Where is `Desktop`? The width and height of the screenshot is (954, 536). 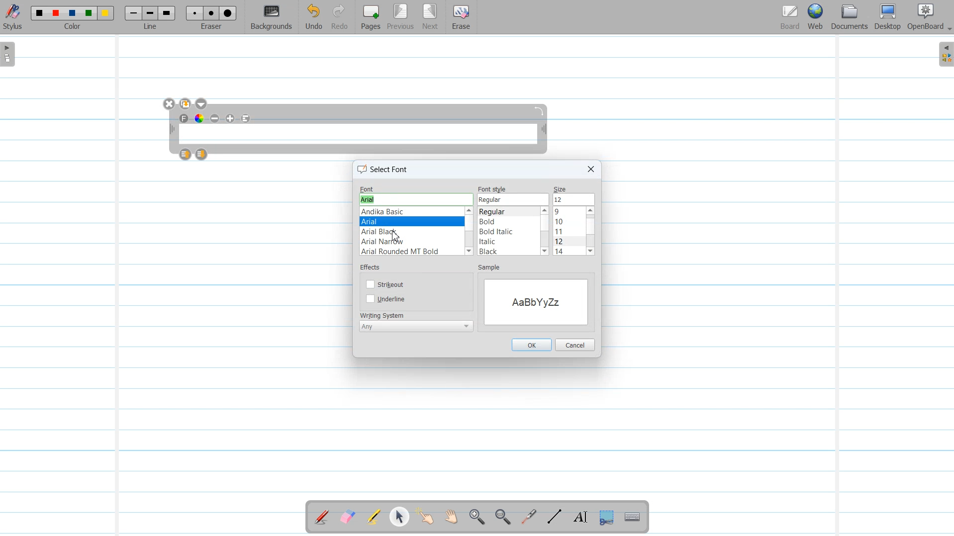
Desktop is located at coordinates (887, 17).